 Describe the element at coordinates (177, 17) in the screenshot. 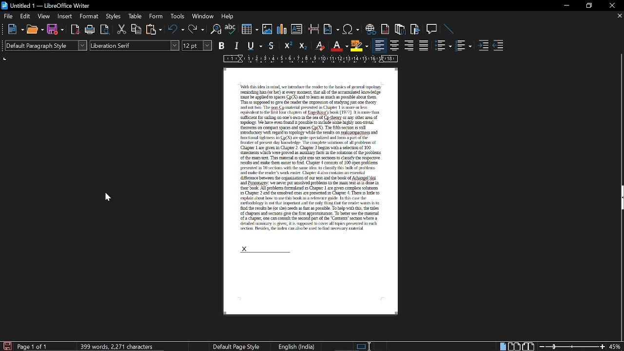

I see `tools` at that location.